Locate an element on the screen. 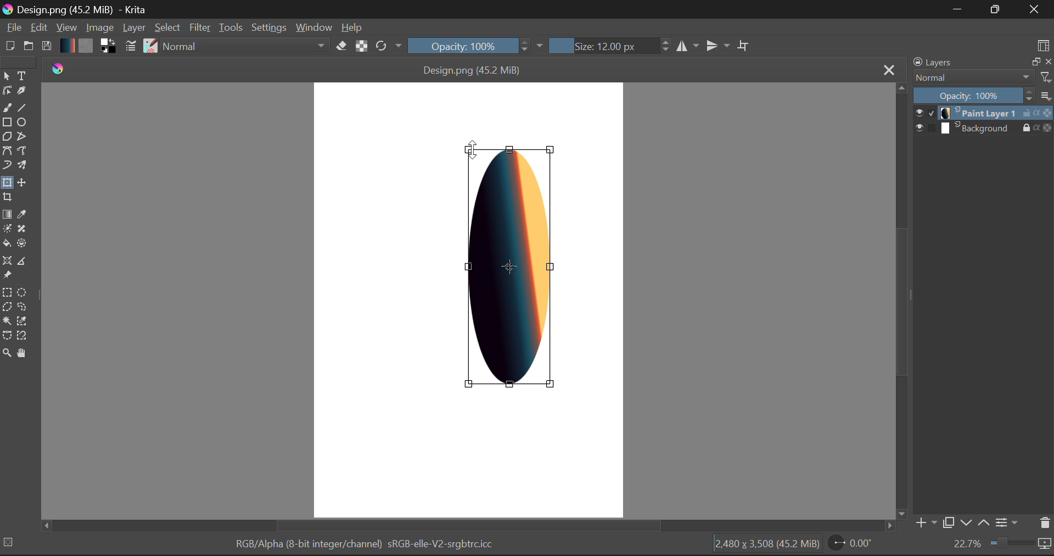 Image resolution: width=1054 pixels, height=556 pixels. Colorize Mask Tool is located at coordinates (7, 229).